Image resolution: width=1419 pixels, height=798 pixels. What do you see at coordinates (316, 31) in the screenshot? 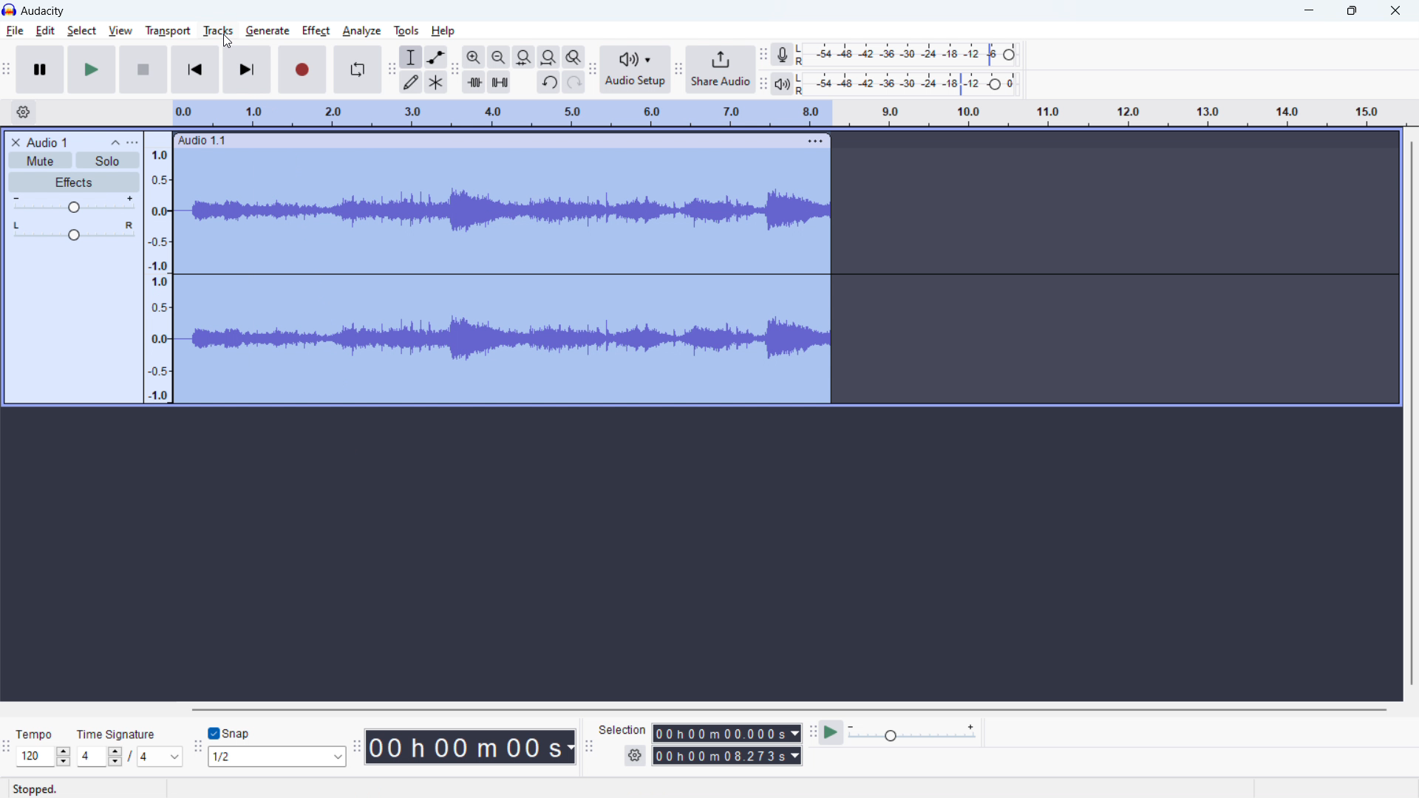
I see `effect` at bounding box center [316, 31].